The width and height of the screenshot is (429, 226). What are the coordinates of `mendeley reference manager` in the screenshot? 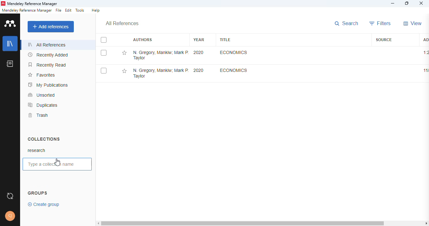 It's located at (32, 4).